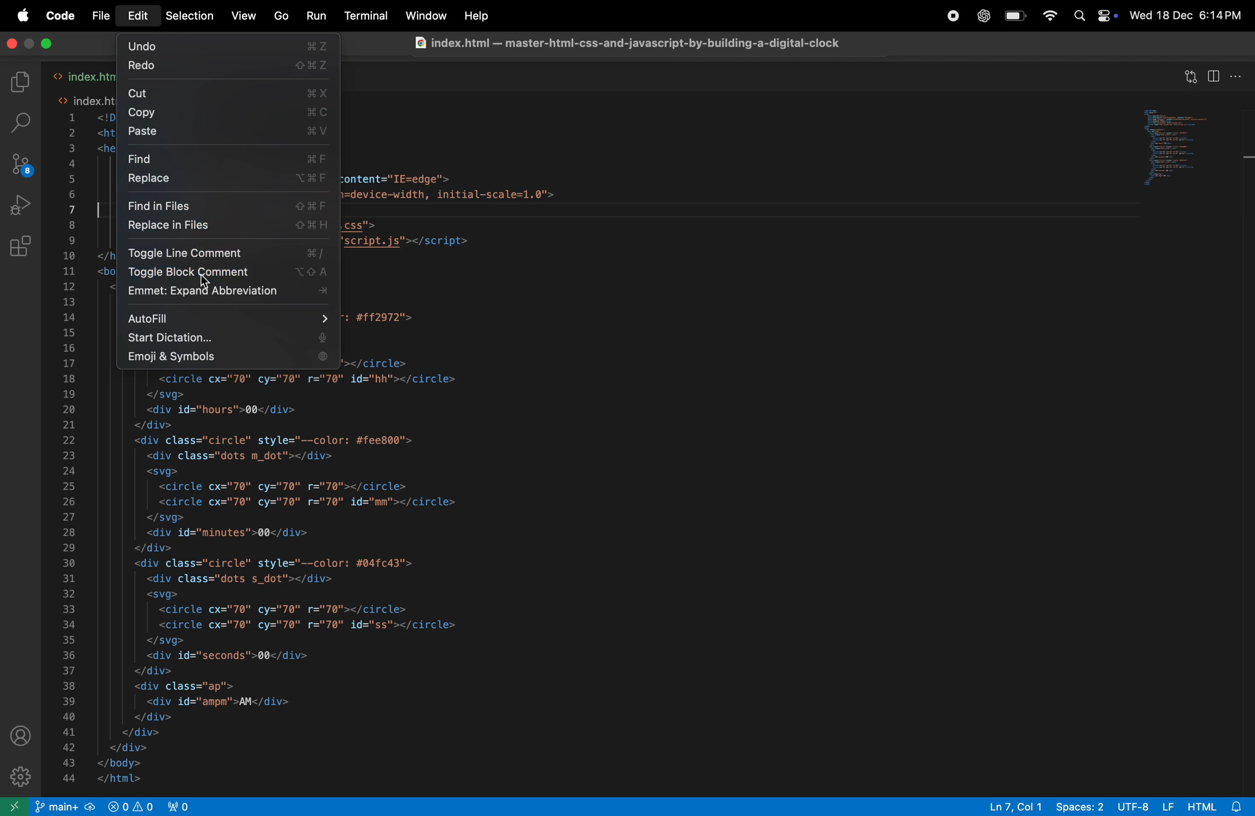  What do you see at coordinates (22, 166) in the screenshot?
I see `source control` at bounding box center [22, 166].